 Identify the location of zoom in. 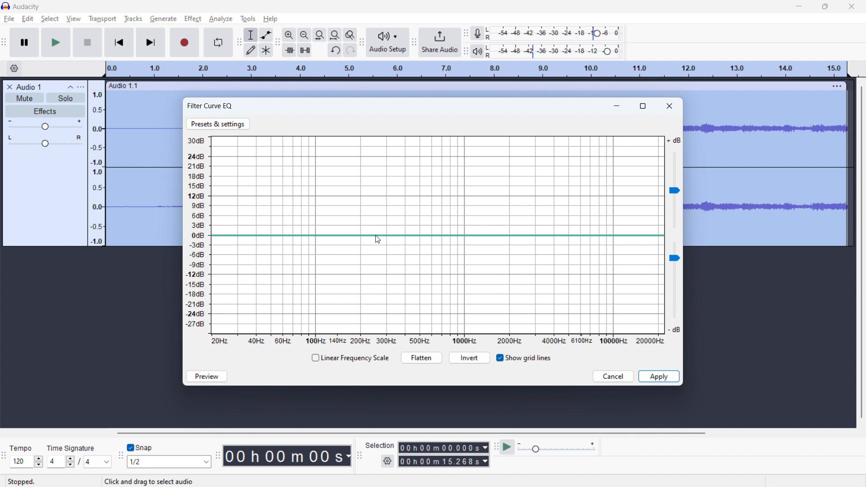
(289, 34).